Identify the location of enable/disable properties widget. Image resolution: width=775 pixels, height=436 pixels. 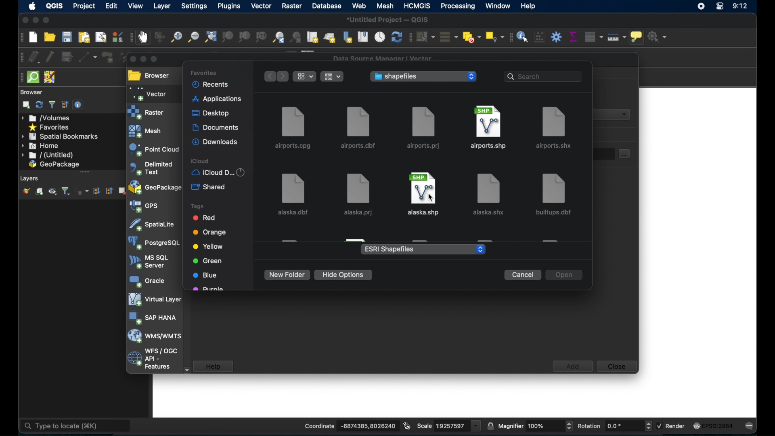
(80, 106).